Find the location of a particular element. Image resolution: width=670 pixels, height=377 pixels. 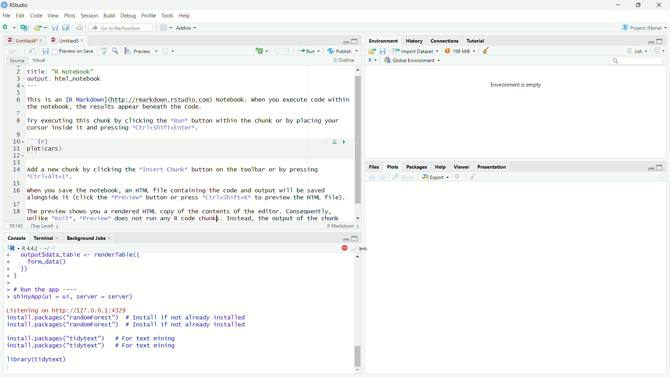

close is located at coordinates (658, 5).